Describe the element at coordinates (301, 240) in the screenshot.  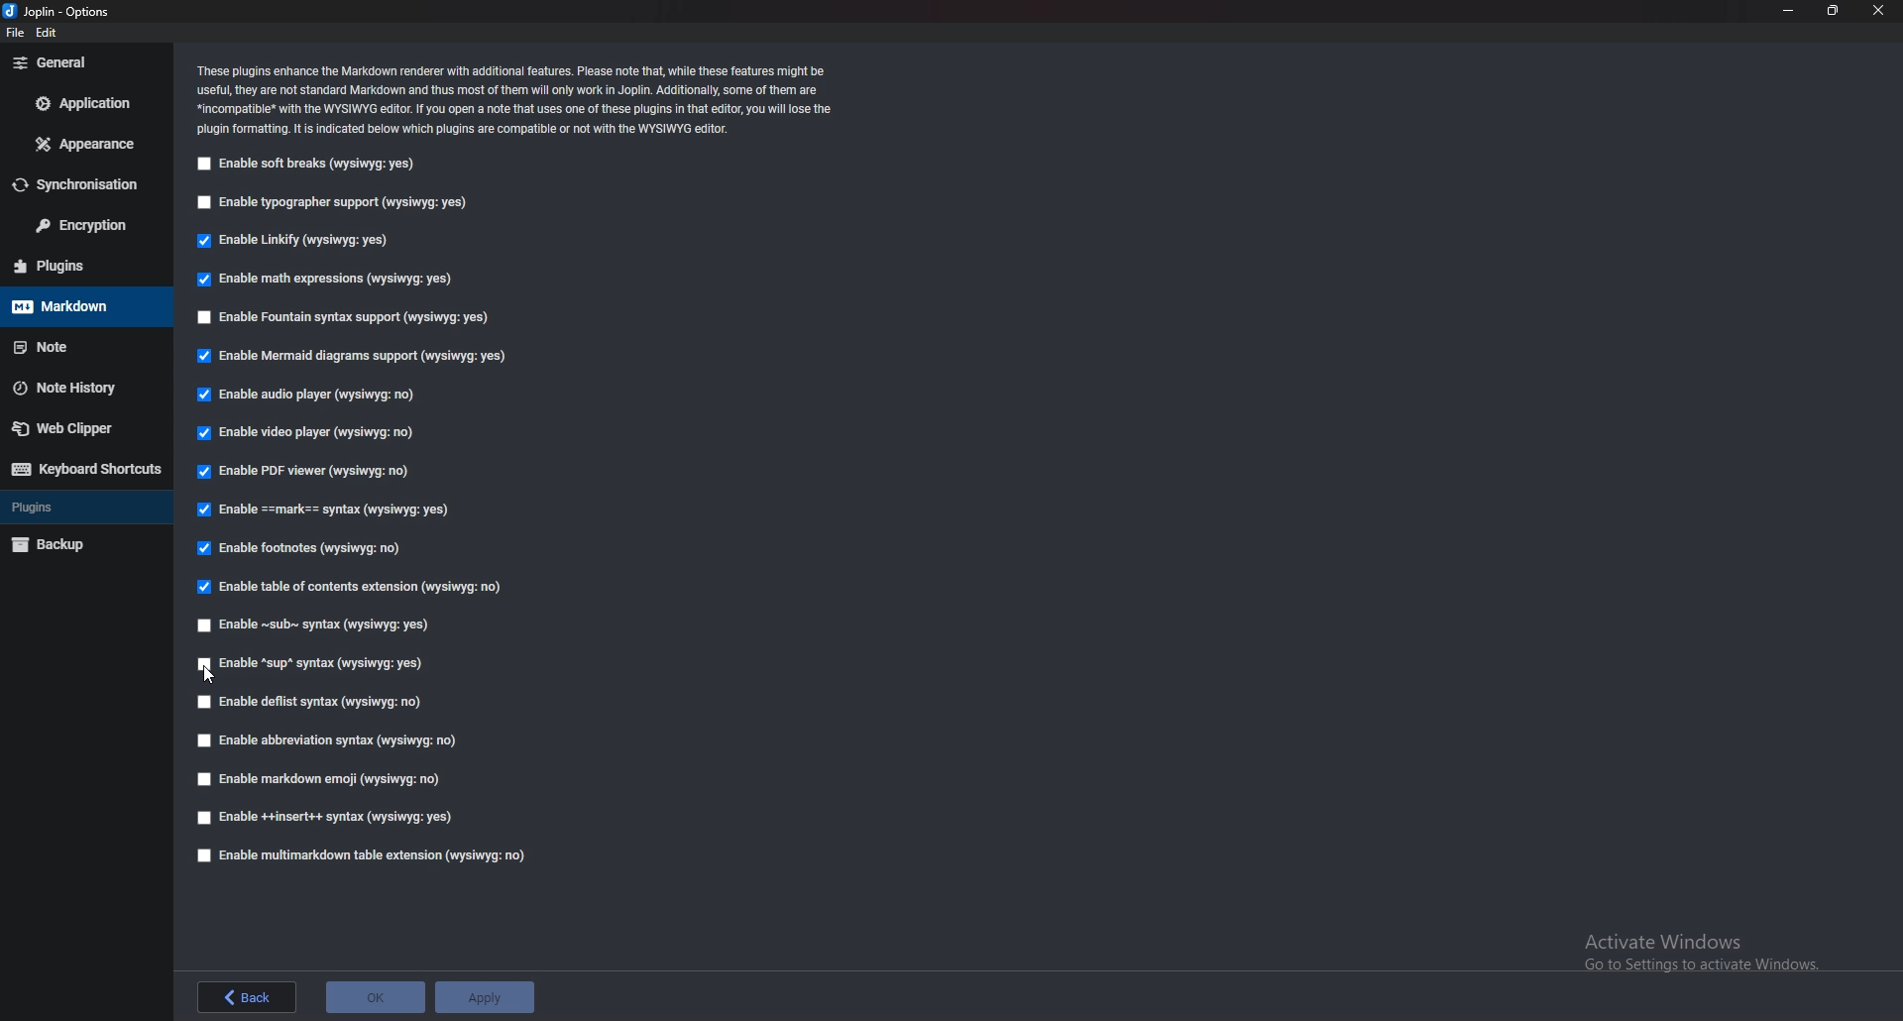
I see `Enable Linkify (wysiwyg: yes)` at that location.